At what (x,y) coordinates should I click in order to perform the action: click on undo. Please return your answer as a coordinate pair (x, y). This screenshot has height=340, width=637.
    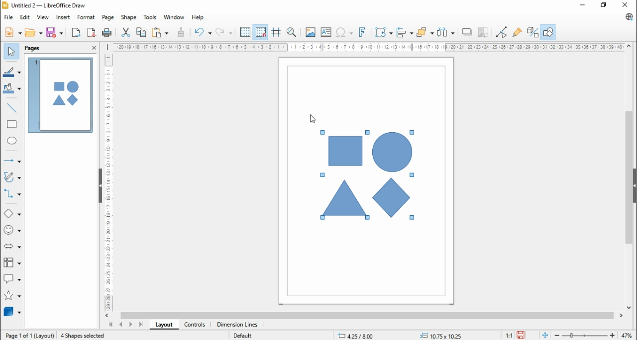
    Looking at the image, I should click on (203, 33).